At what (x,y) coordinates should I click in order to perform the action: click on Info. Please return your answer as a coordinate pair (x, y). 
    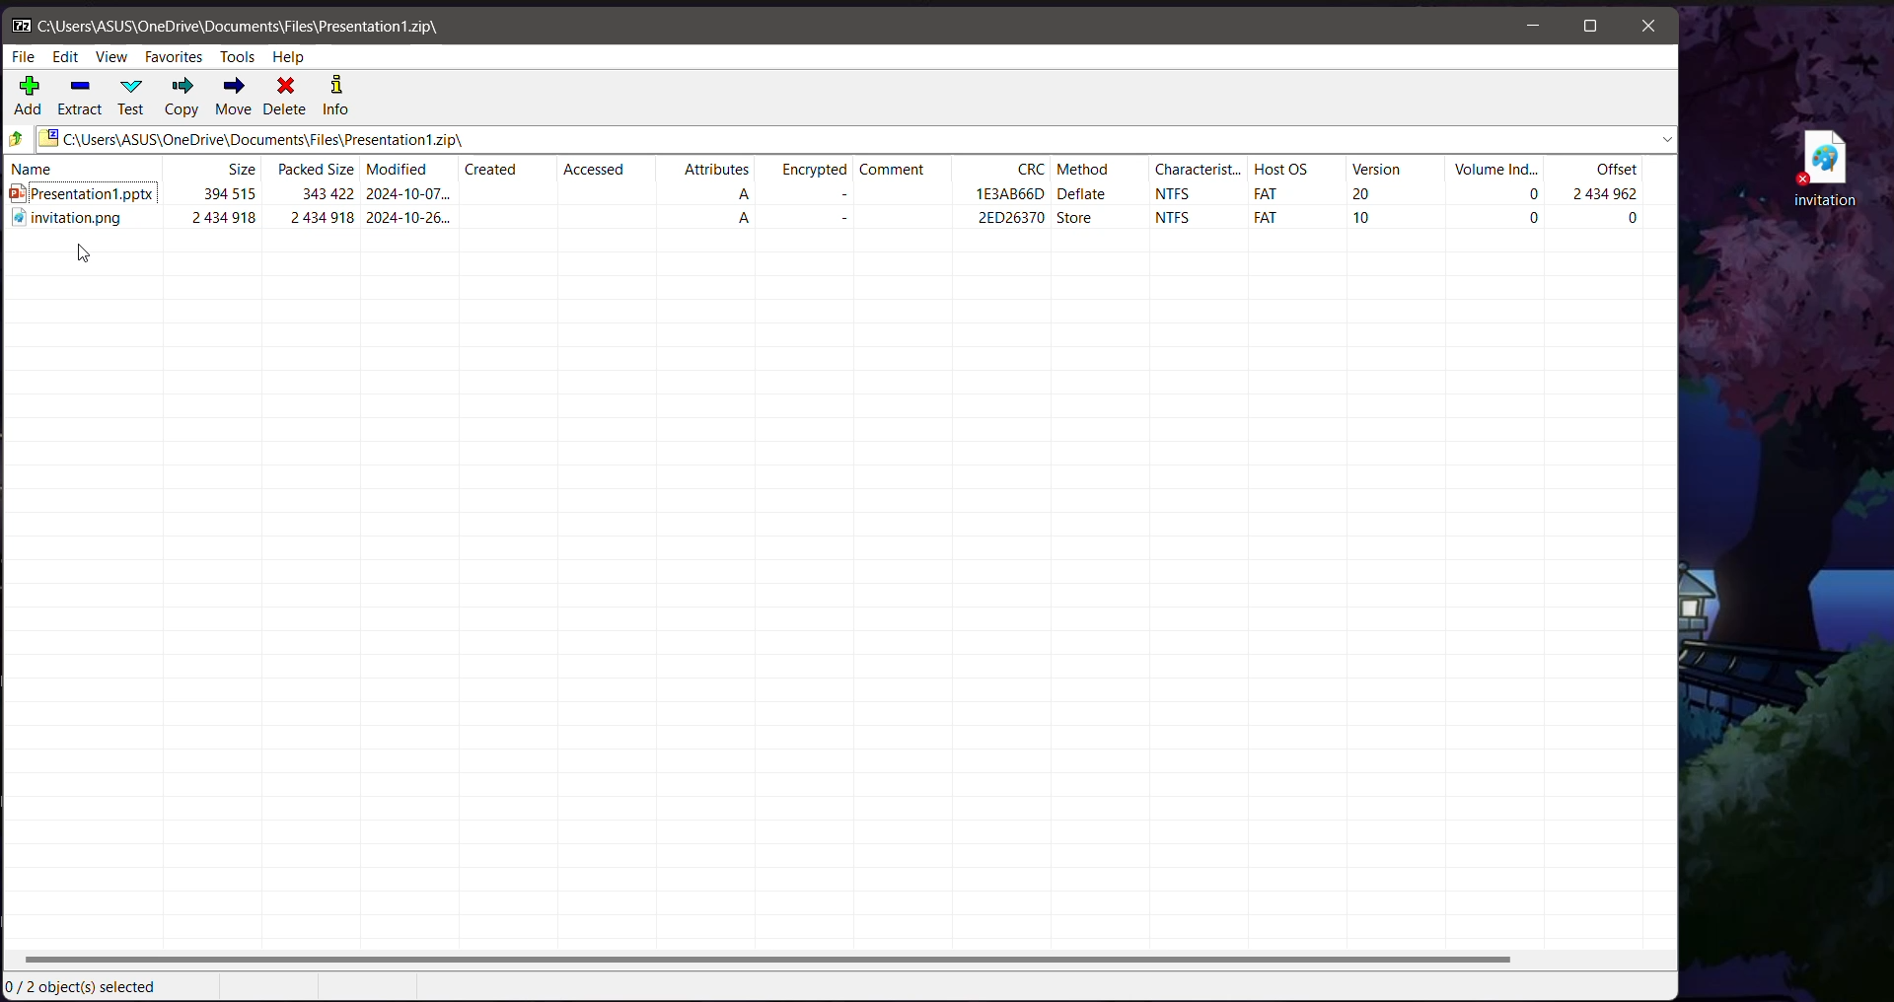
    Looking at the image, I should click on (334, 98).